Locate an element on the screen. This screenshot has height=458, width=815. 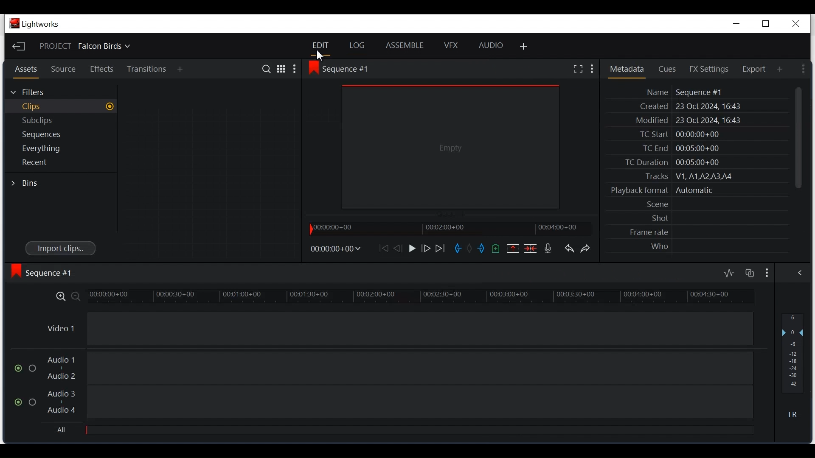
Clip Thumbnail is located at coordinates (208, 169).